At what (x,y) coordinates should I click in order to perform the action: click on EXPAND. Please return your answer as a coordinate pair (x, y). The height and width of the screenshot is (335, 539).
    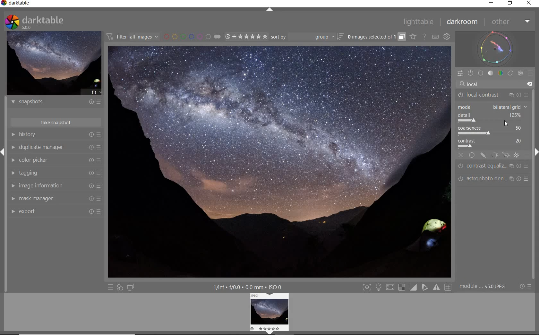
    Looking at the image, I should click on (3, 151).